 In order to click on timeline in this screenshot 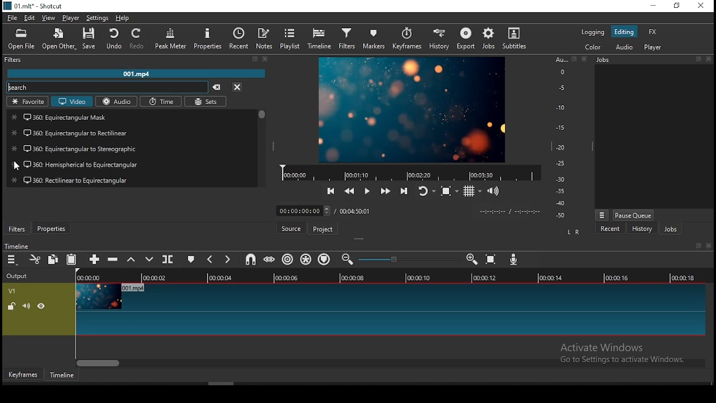, I will do `click(412, 172)`.